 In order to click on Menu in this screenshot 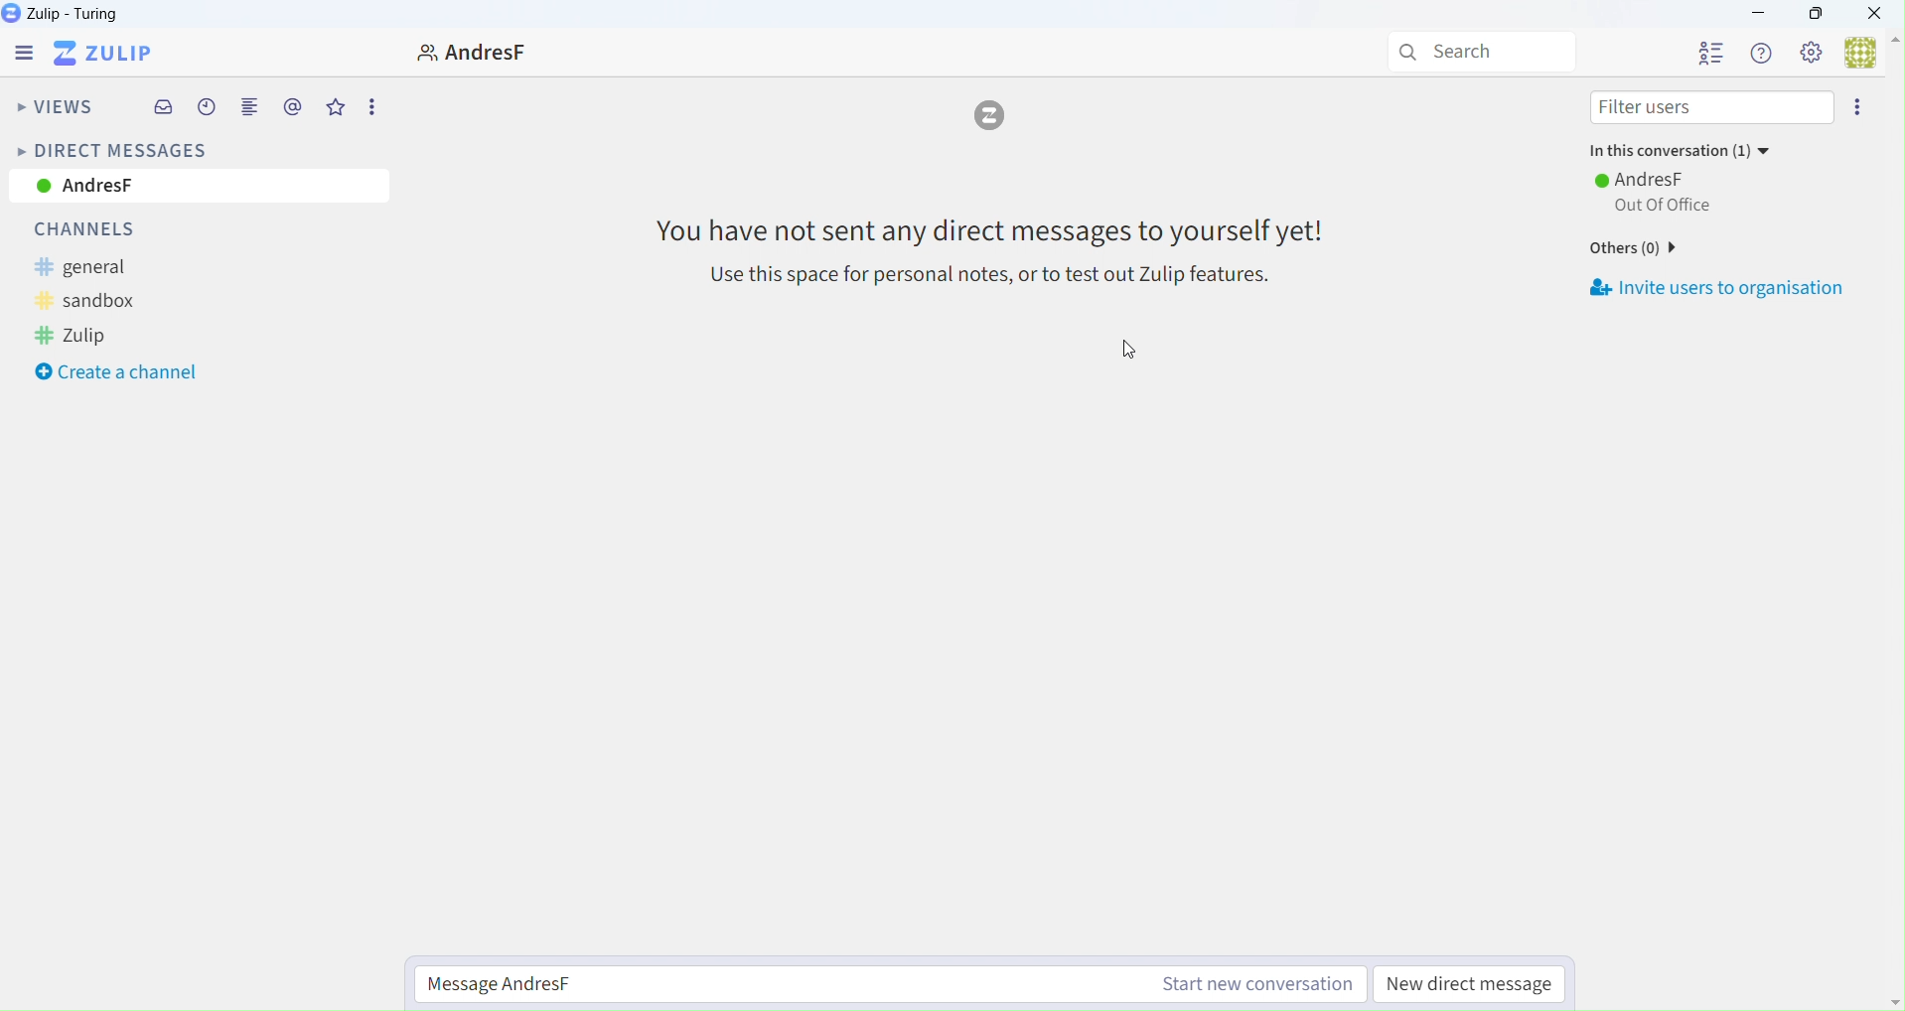, I will do `click(19, 53)`.